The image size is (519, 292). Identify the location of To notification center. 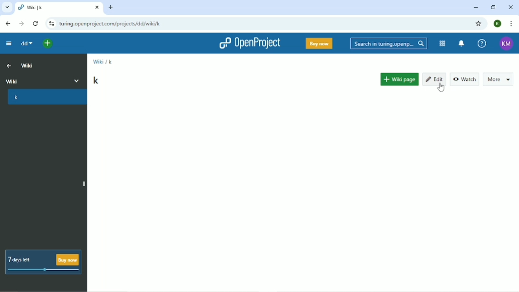
(461, 43).